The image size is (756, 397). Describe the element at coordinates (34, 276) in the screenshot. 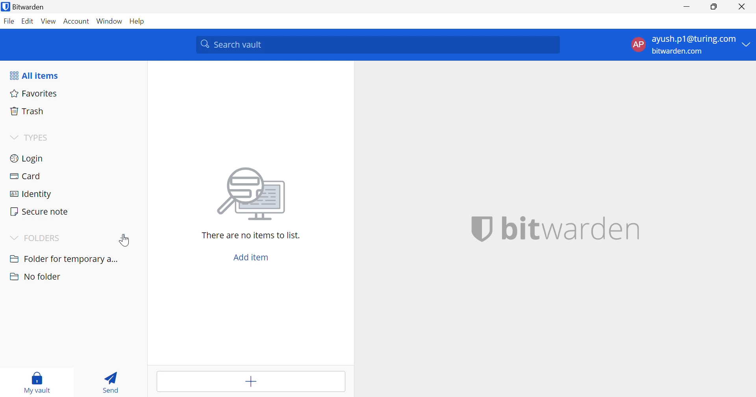

I see `No Folder` at that location.